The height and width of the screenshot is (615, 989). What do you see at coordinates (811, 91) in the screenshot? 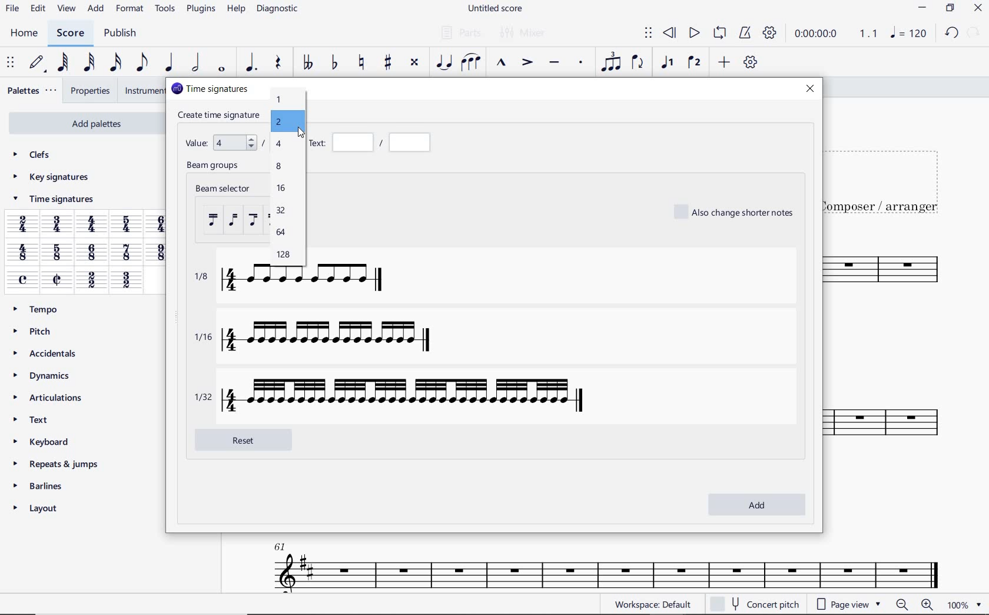
I see `close` at bounding box center [811, 91].